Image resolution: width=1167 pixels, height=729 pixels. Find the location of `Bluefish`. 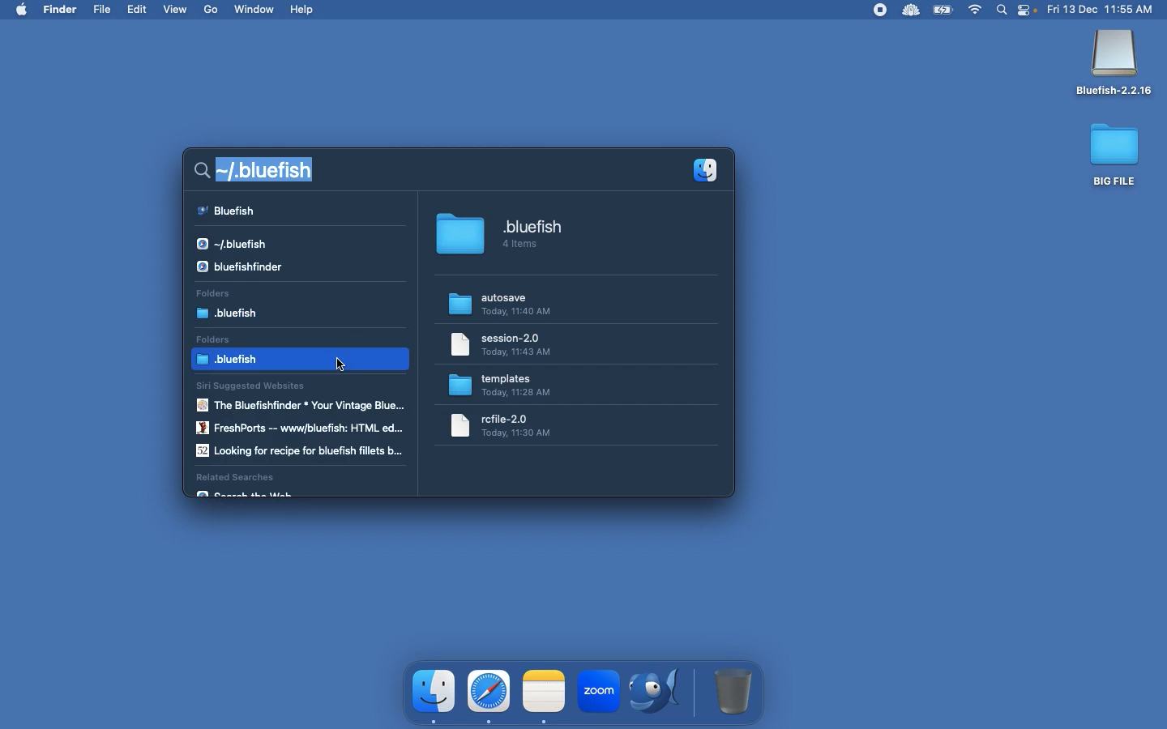

Bluefish is located at coordinates (660, 693).